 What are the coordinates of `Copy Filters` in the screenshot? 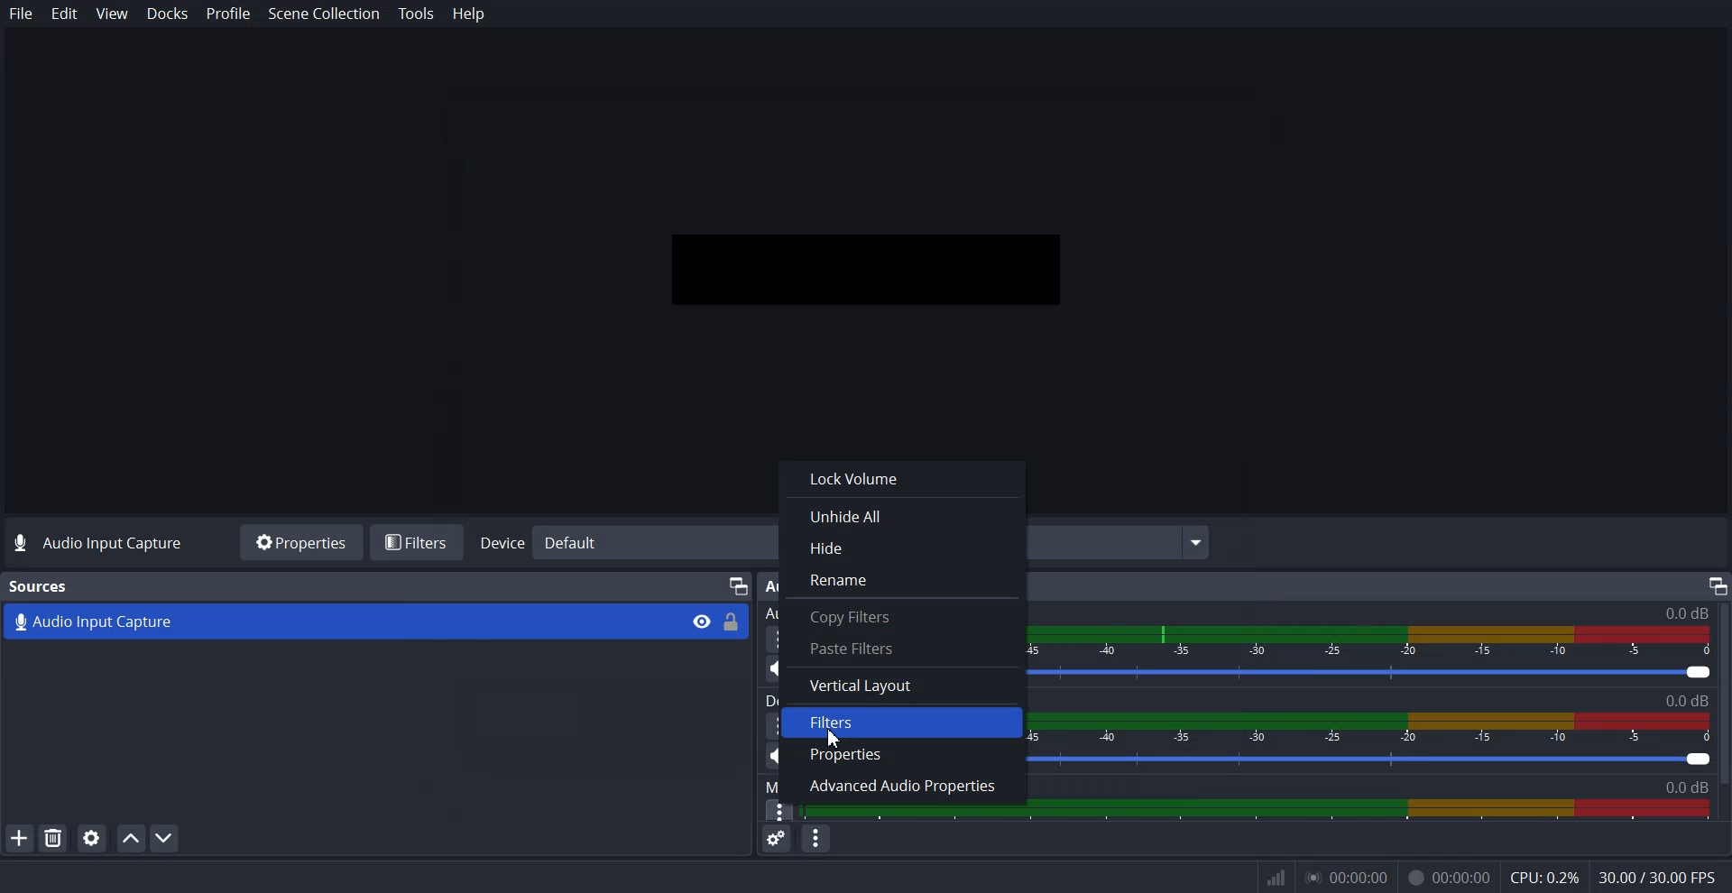 It's located at (891, 617).